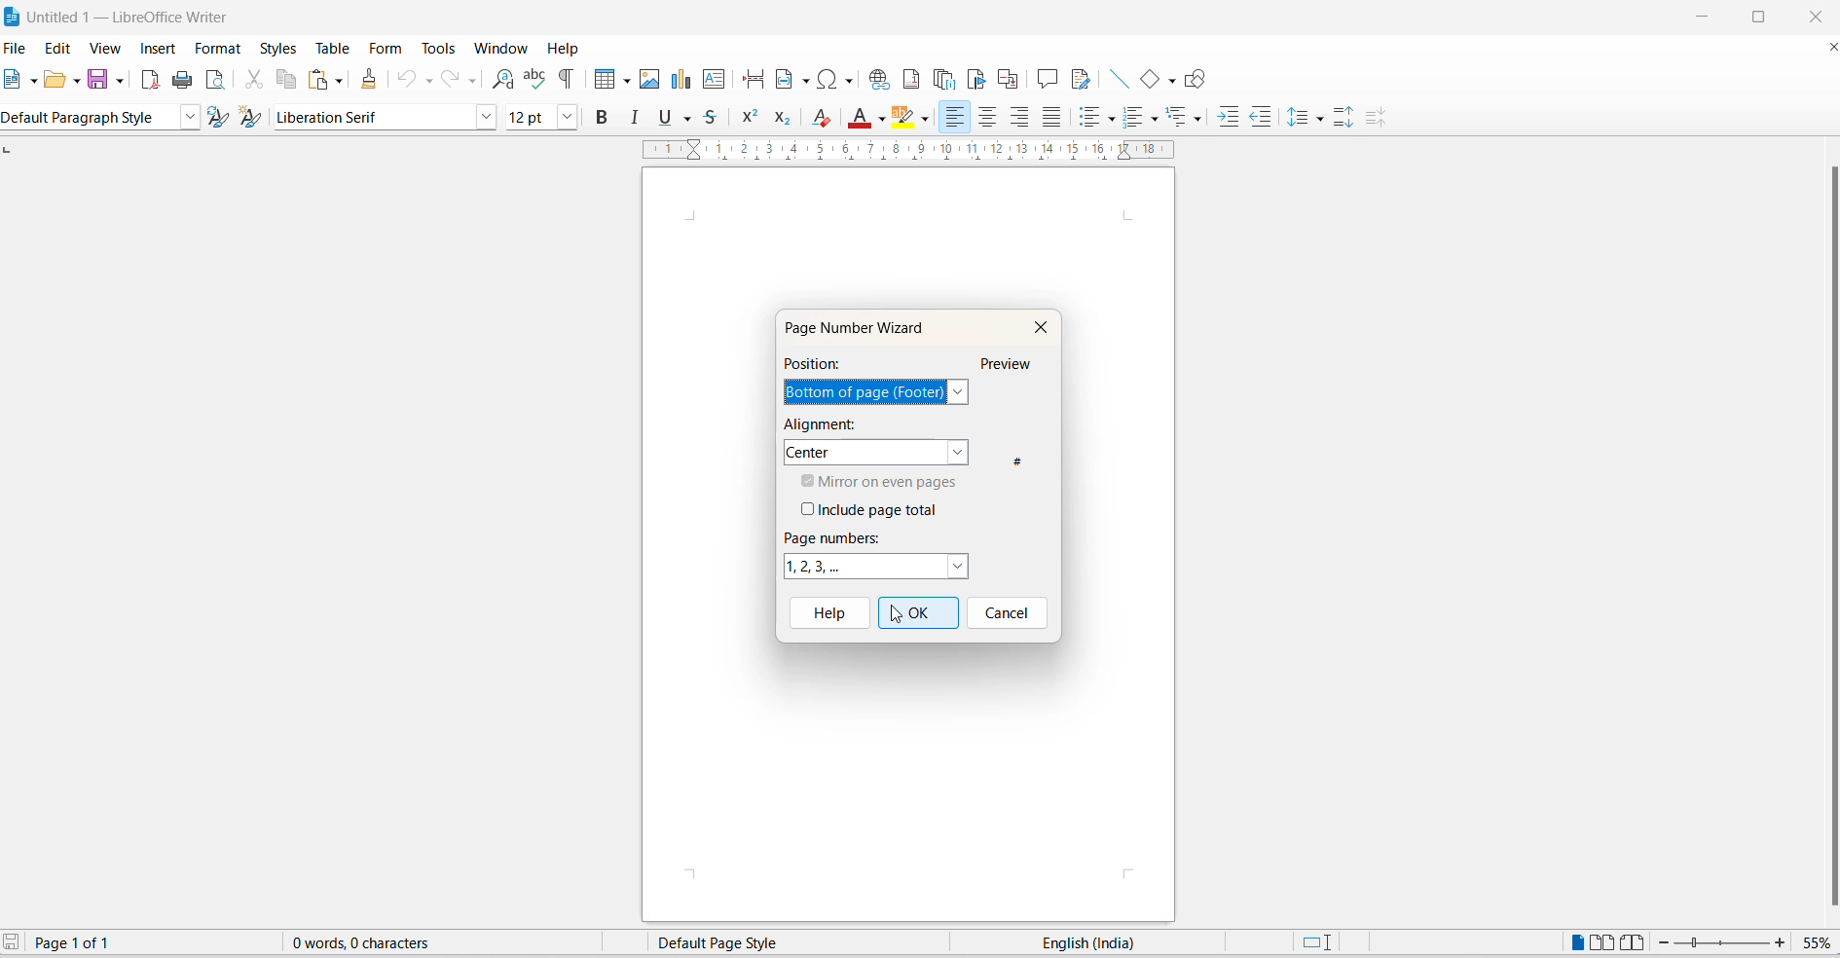 This screenshot has width=1840, height=958. Describe the element at coordinates (1008, 78) in the screenshot. I see `insert cross reference` at that location.